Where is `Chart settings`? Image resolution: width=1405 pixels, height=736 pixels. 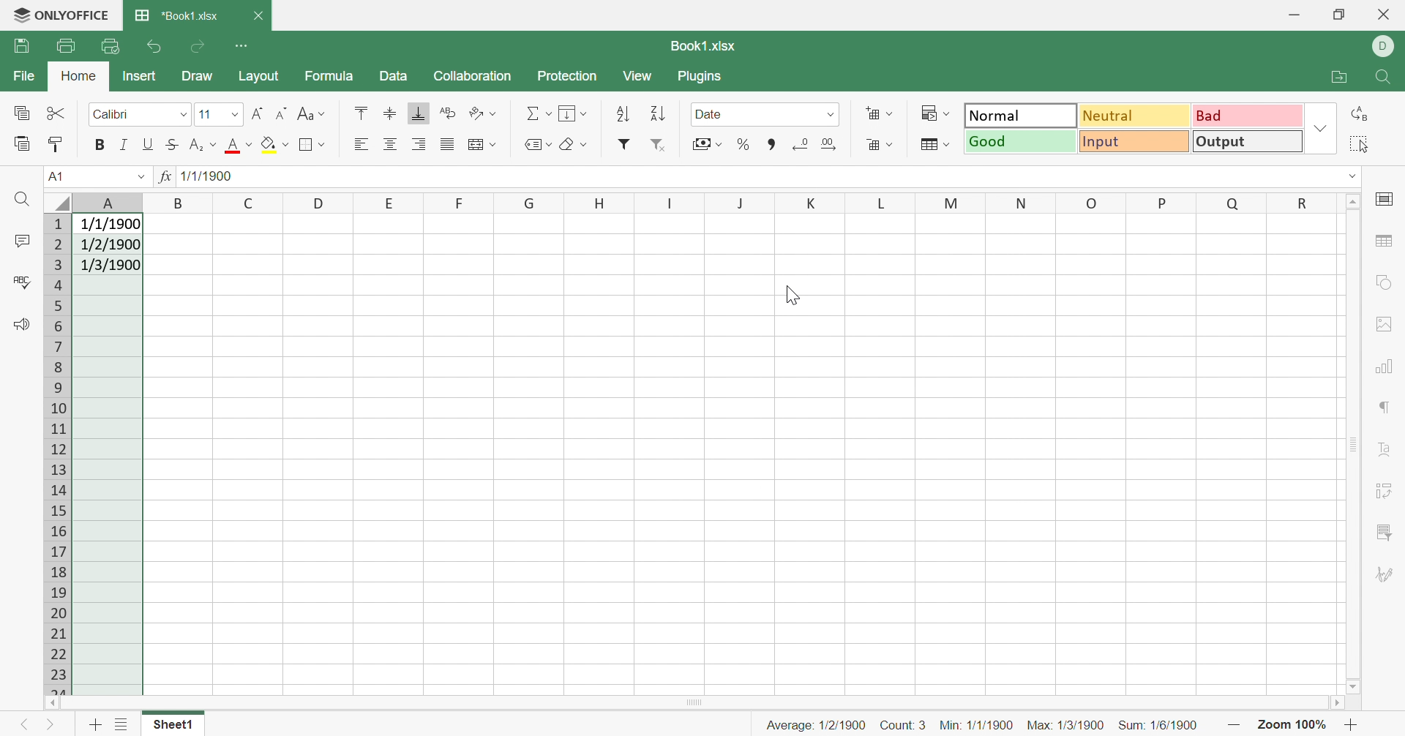 Chart settings is located at coordinates (1389, 367).